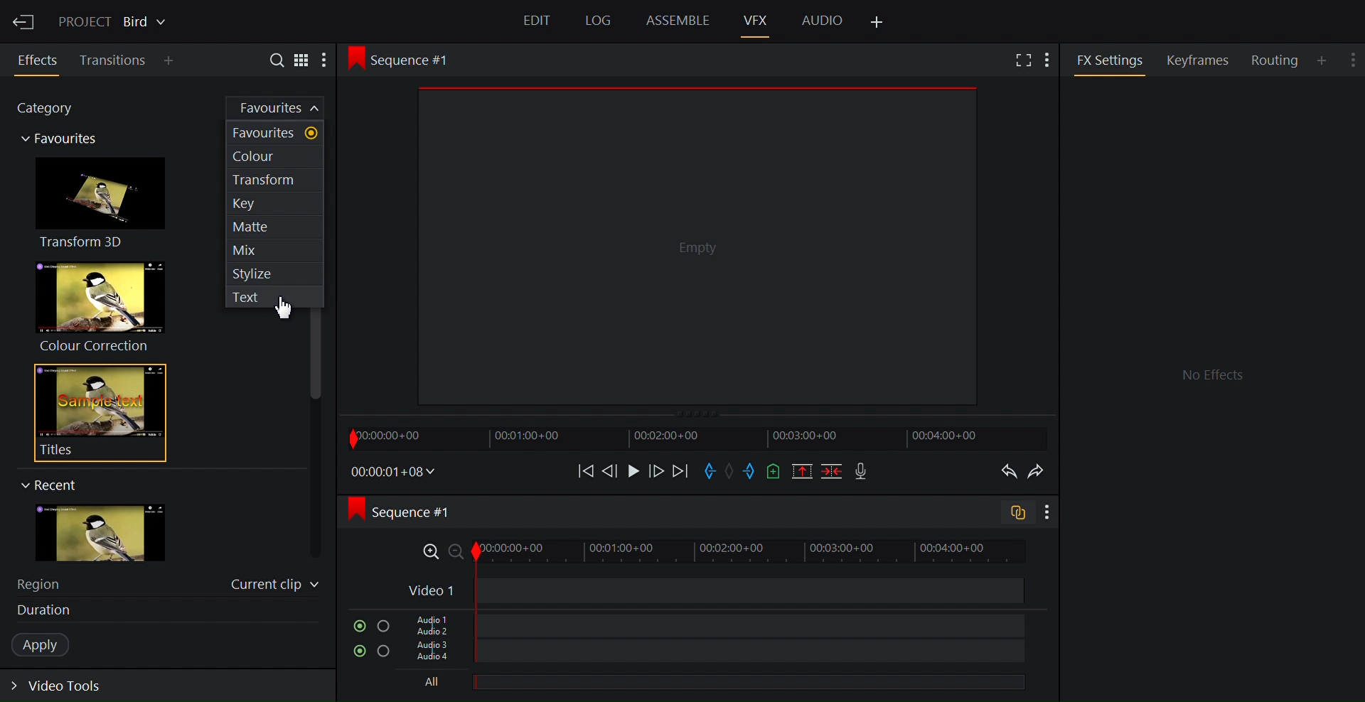  Describe the element at coordinates (53, 110) in the screenshot. I see `Category` at that location.